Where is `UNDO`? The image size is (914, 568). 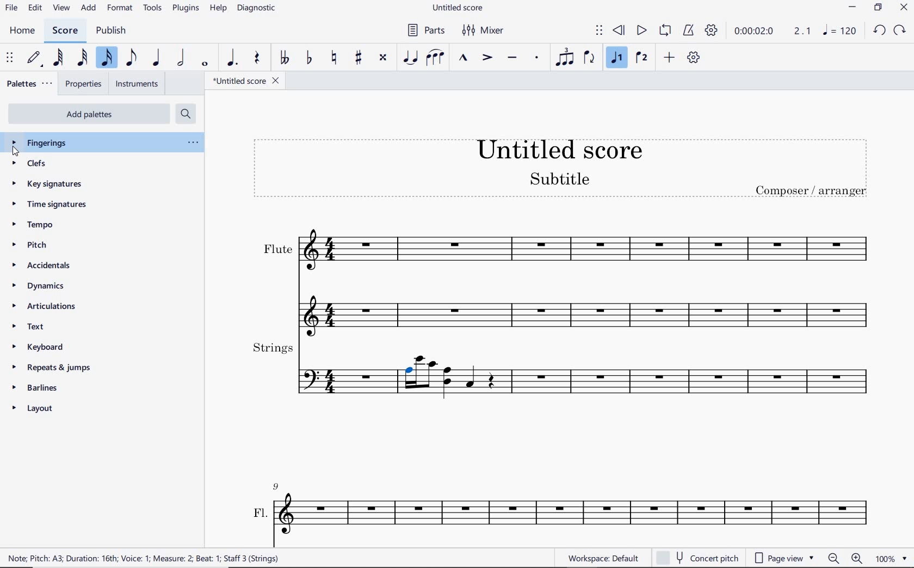 UNDO is located at coordinates (879, 30).